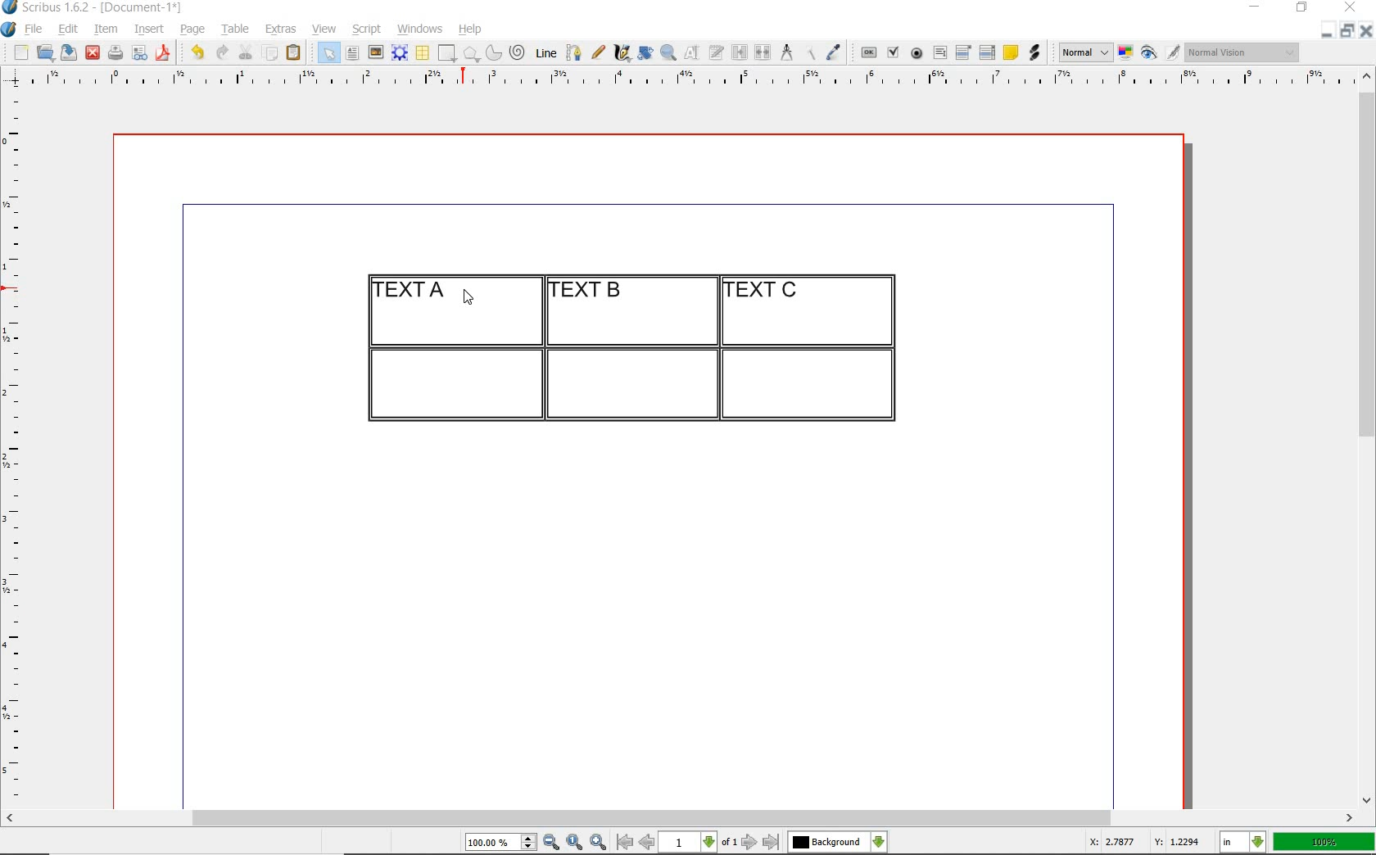 This screenshot has height=855, width=1376. I want to click on edit, so click(69, 29).